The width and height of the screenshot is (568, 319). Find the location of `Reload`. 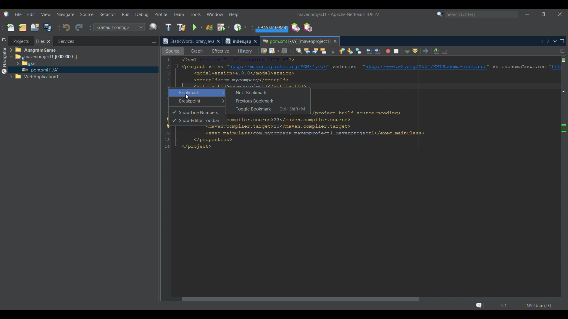

Reload is located at coordinates (210, 27).